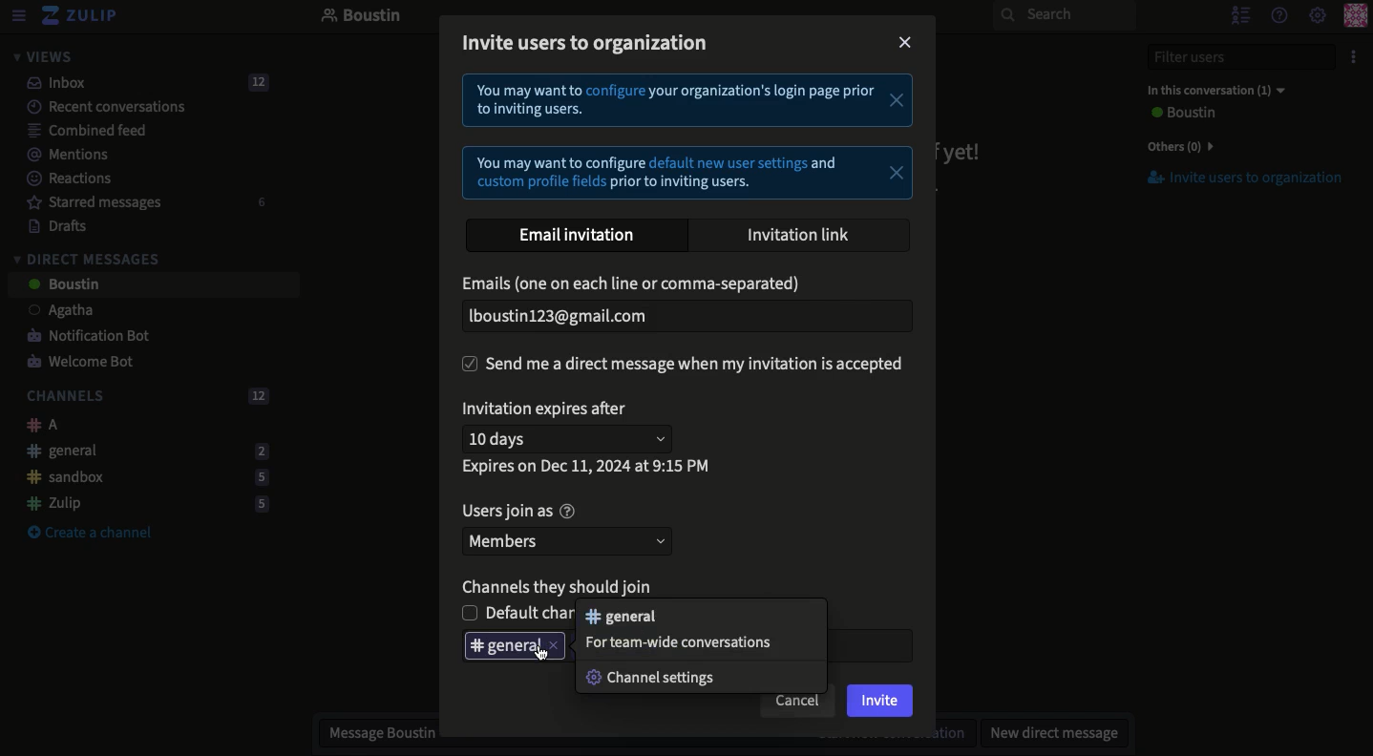 Image resolution: width=1373 pixels, height=756 pixels. What do you see at coordinates (81, 337) in the screenshot?
I see `Notification bot` at bounding box center [81, 337].